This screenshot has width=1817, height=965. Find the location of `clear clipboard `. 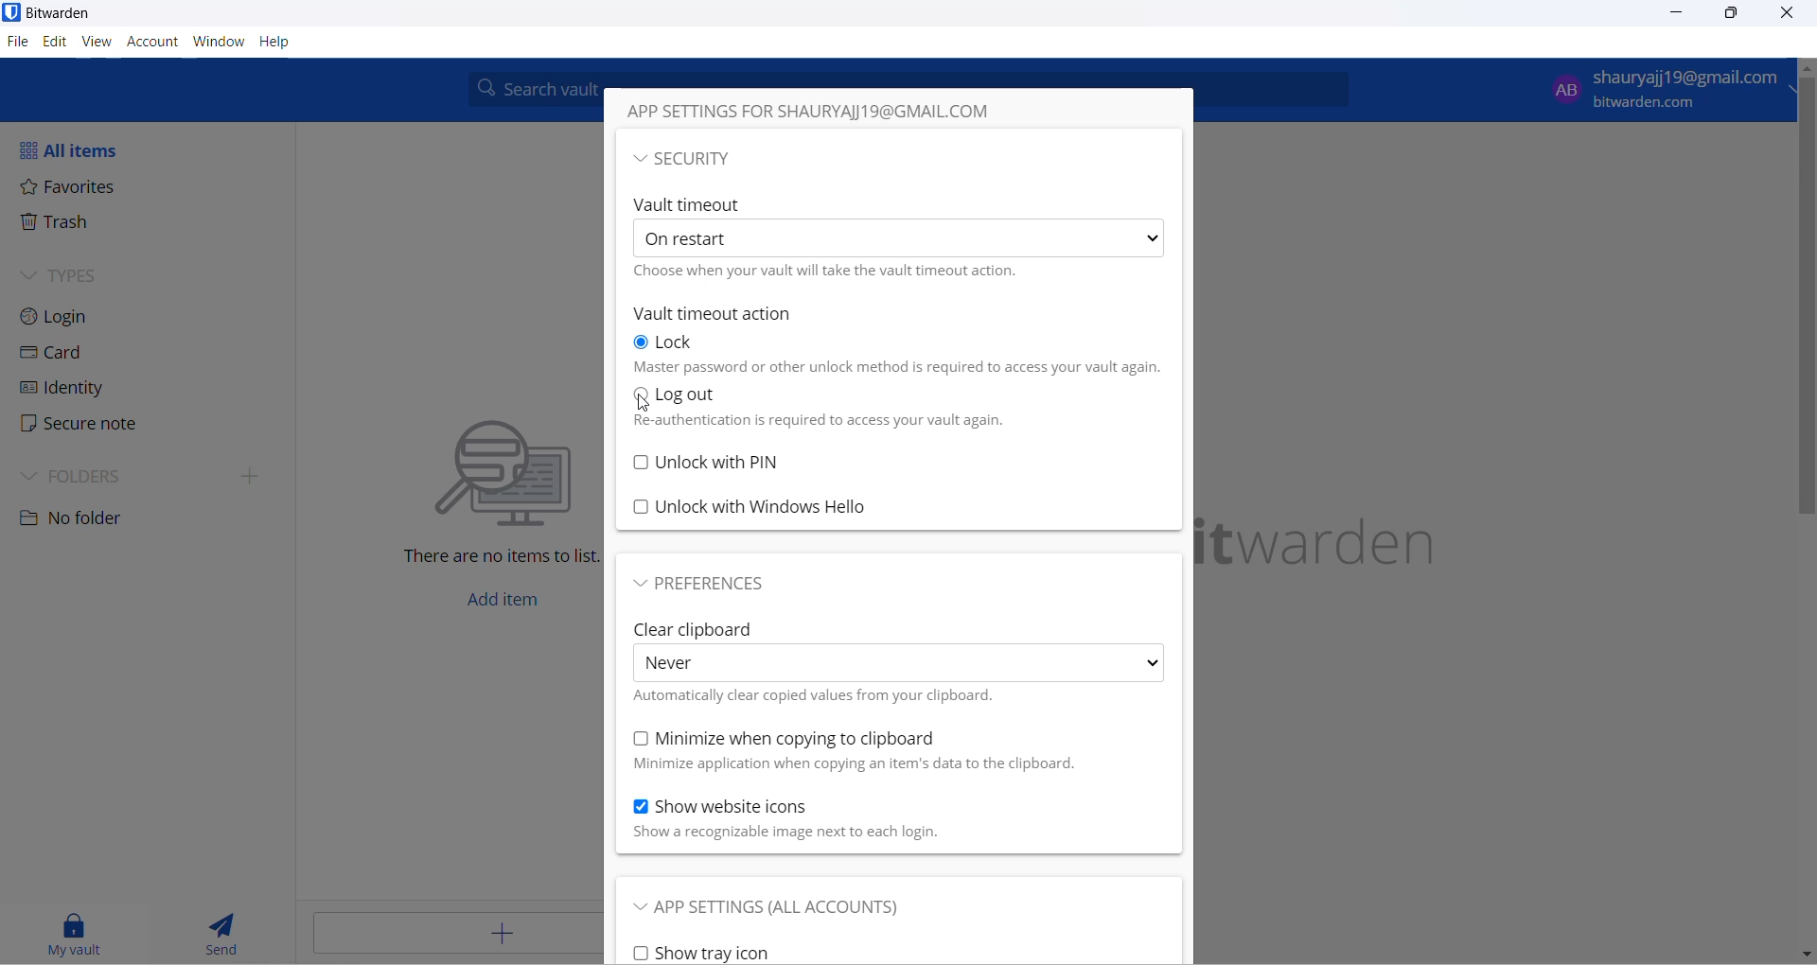

clear clipboard  is located at coordinates (692, 627).